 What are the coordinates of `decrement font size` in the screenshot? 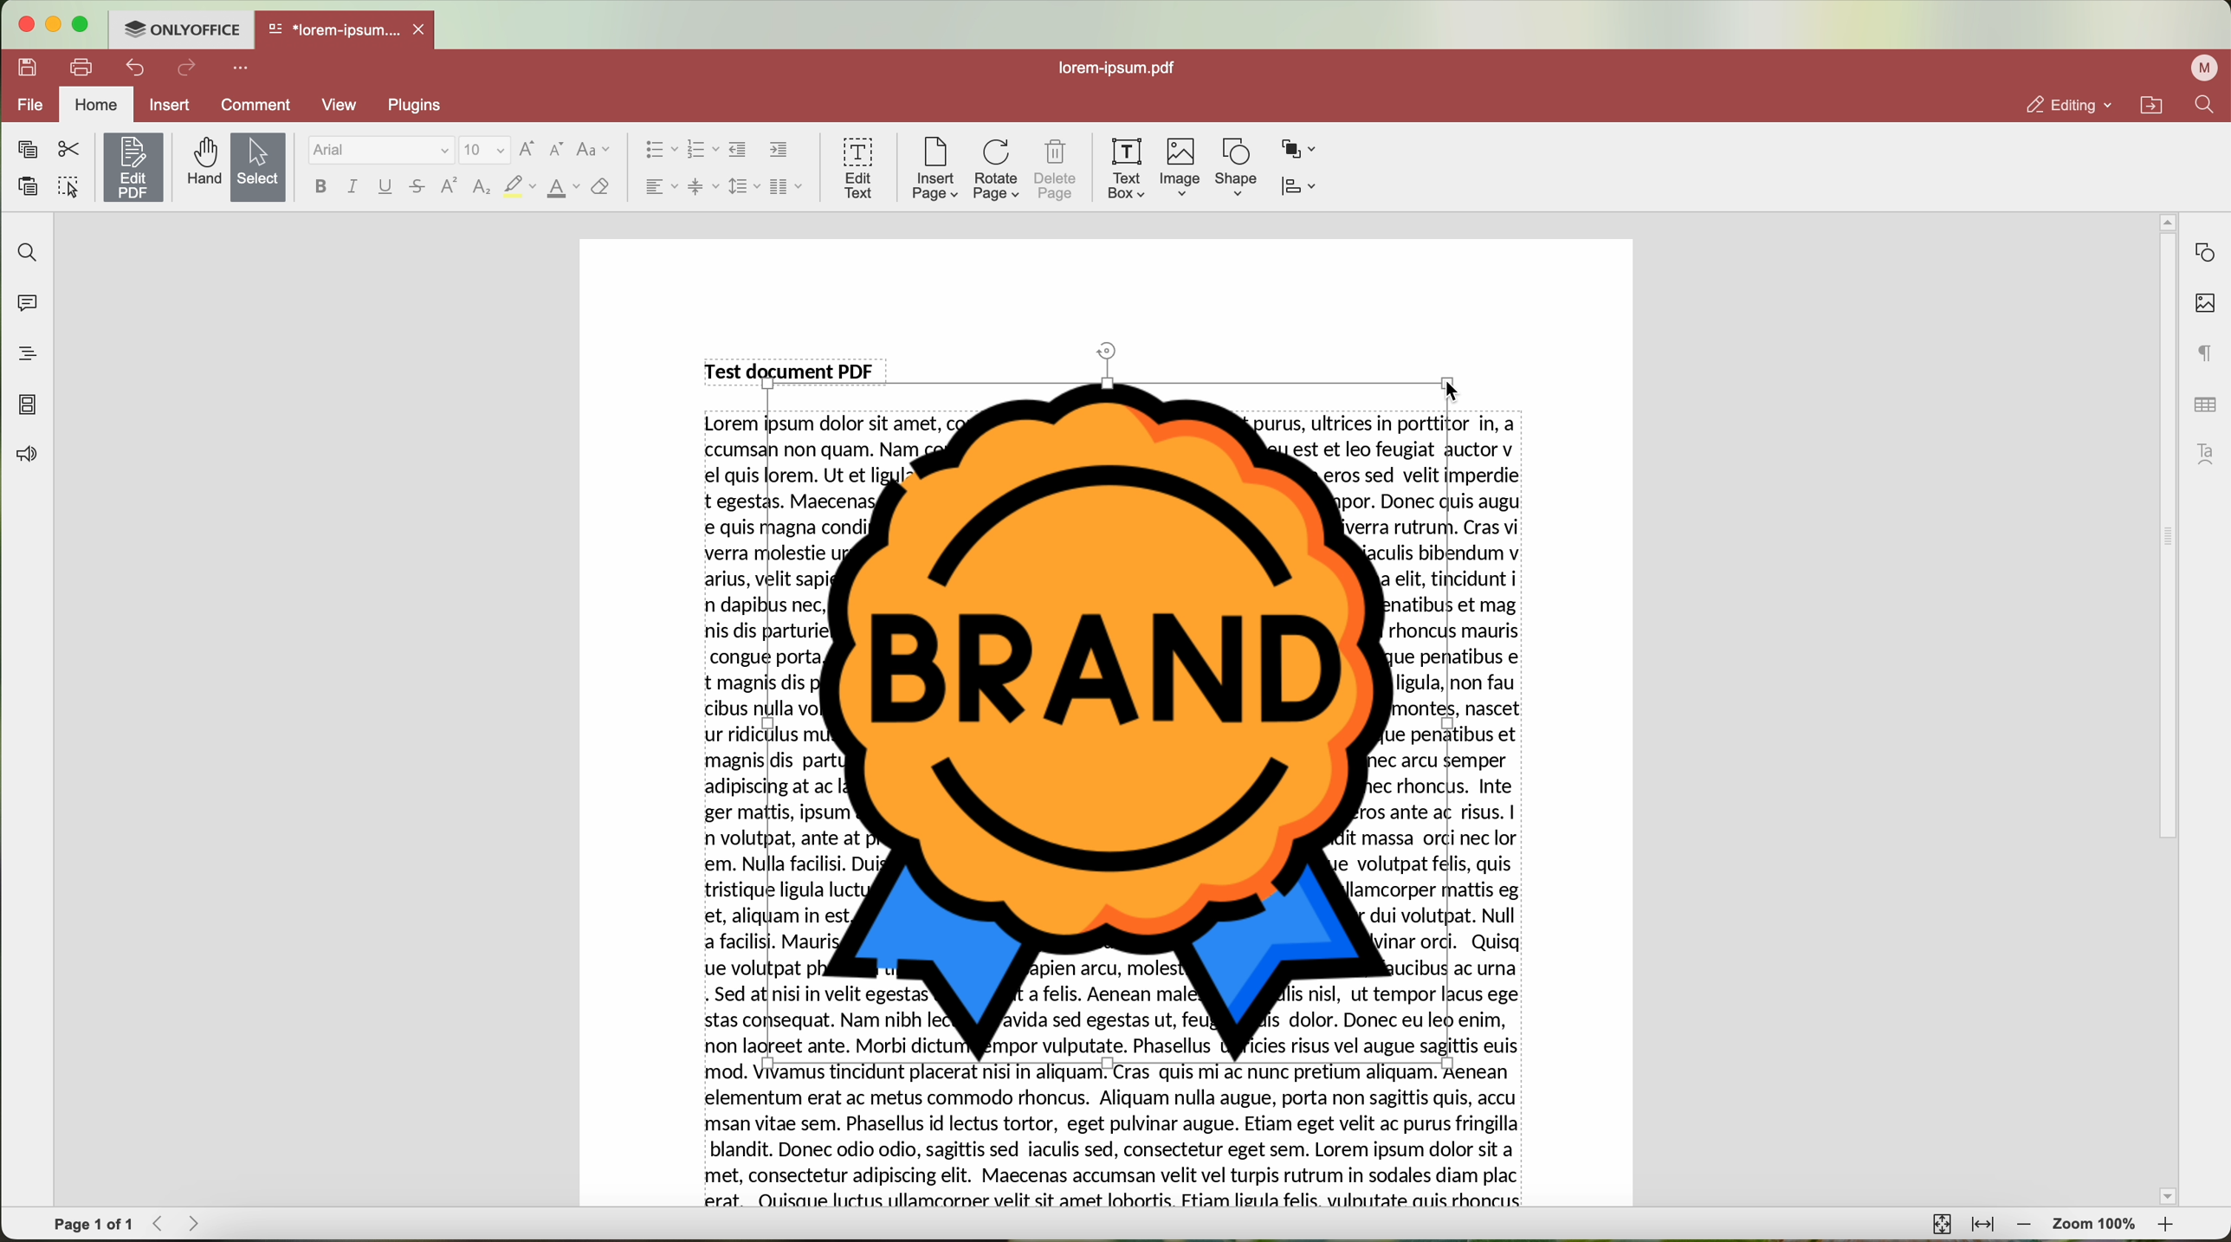 It's located at (557, 151).